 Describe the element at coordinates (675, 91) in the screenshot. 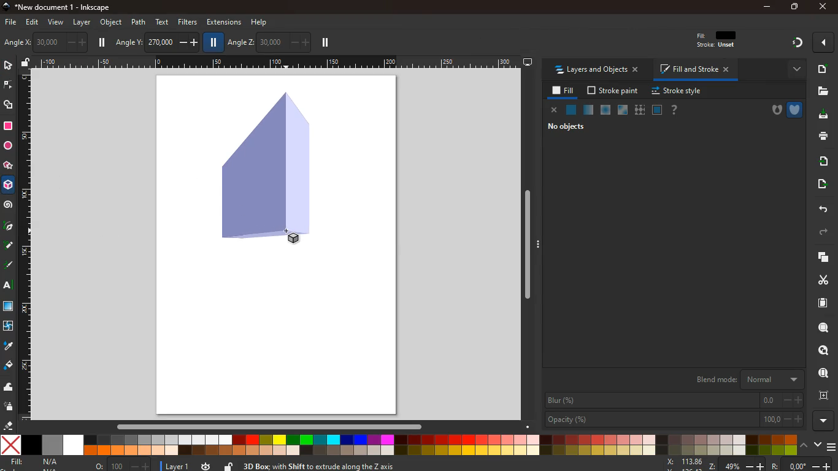

I see `stroke style` at that location.